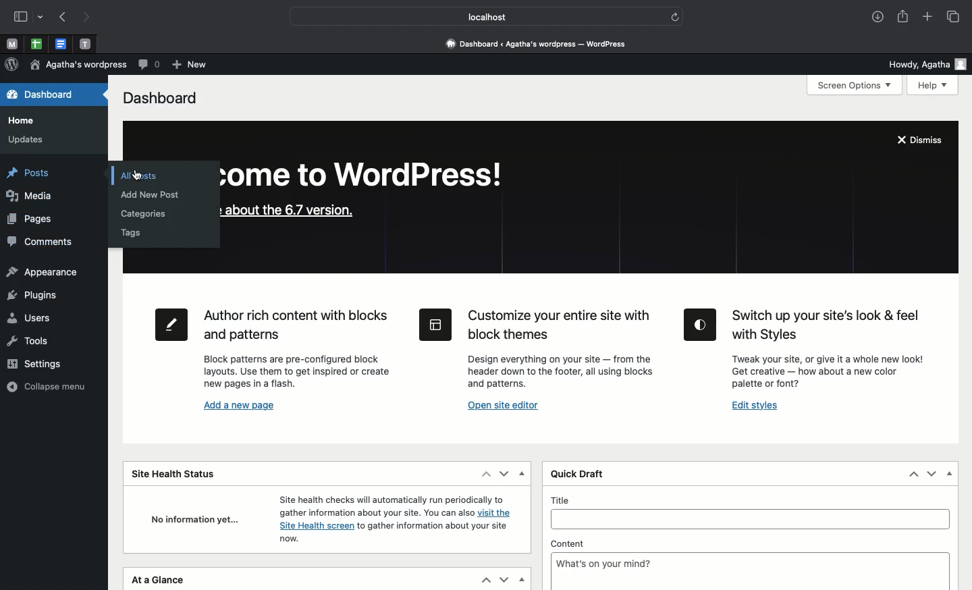 This screenshot has width=972, height=590. I want to click on Plugins, so click(33, 295).